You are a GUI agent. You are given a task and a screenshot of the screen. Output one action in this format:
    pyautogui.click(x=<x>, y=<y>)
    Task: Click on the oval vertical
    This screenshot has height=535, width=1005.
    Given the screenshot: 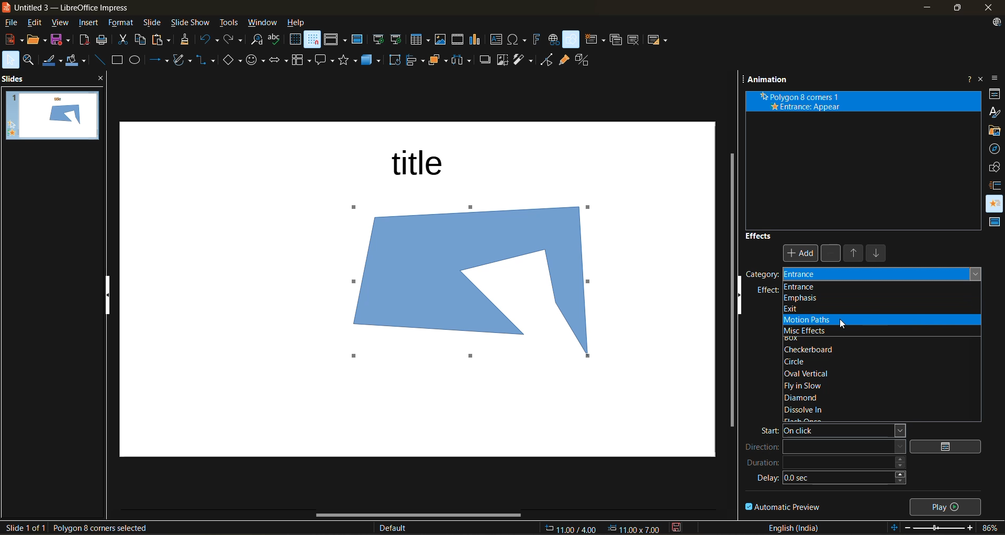 What is the action you would take?
    pyautogui.click(x=814, y=373)
    